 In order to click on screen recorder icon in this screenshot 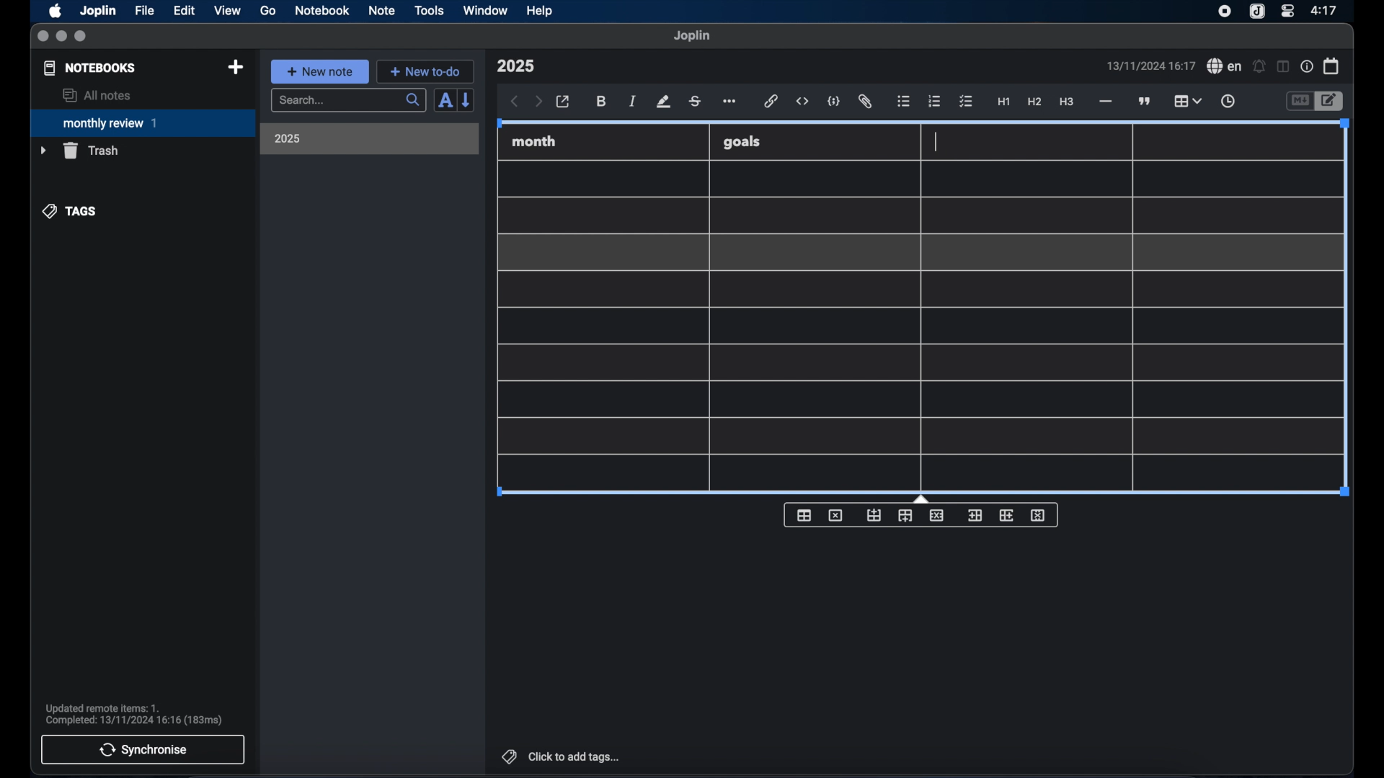, I will do `click(1225, 12)`.